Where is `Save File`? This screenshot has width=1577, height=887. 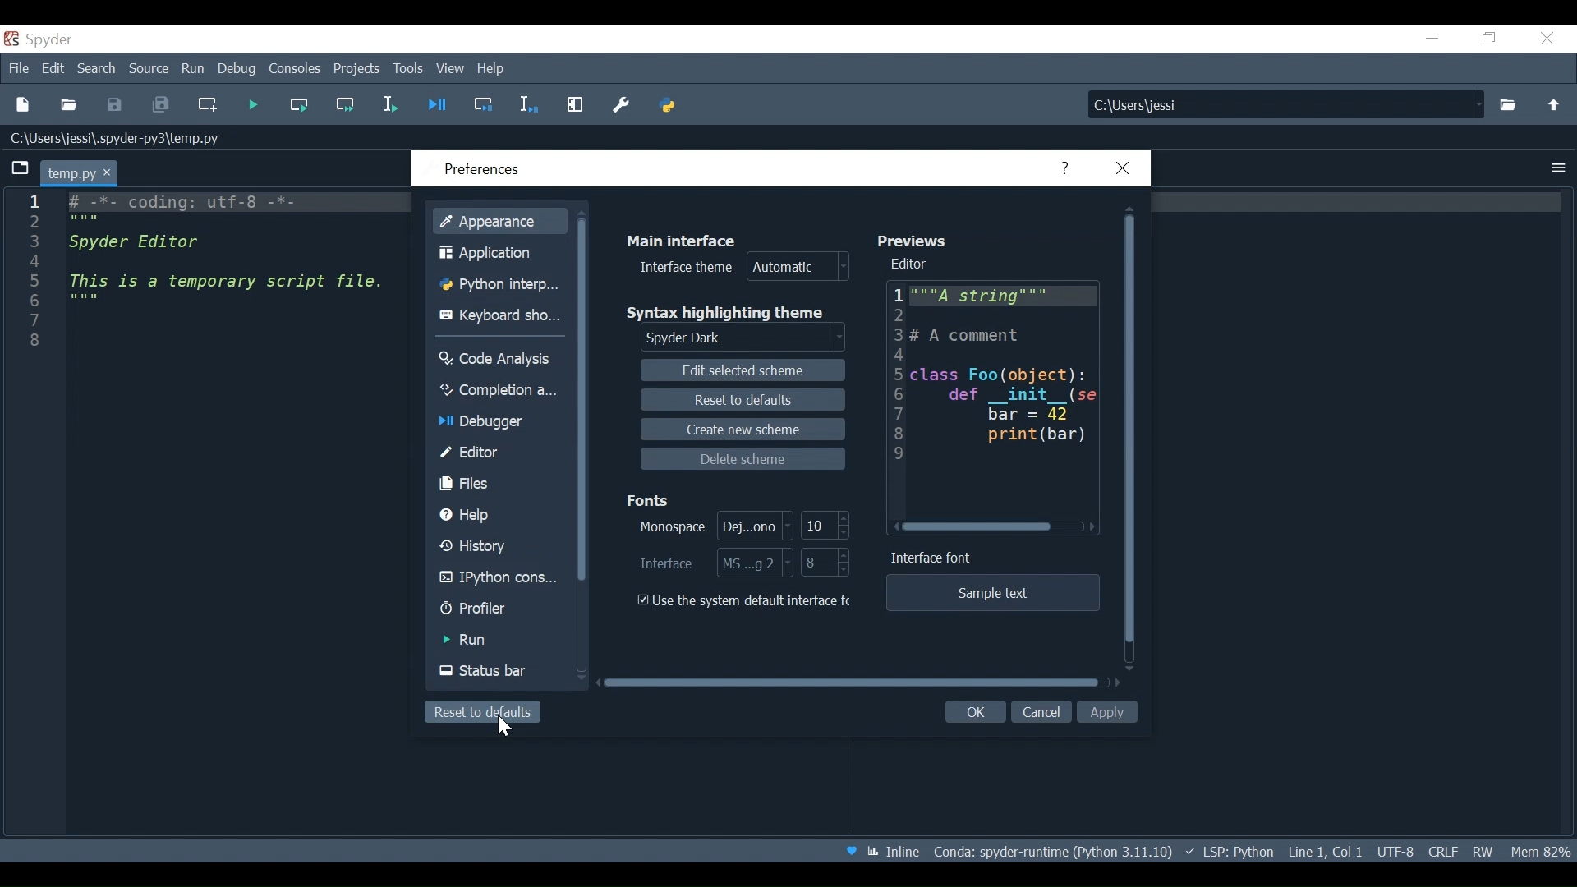
Save File is located at coordinates (115, 104).